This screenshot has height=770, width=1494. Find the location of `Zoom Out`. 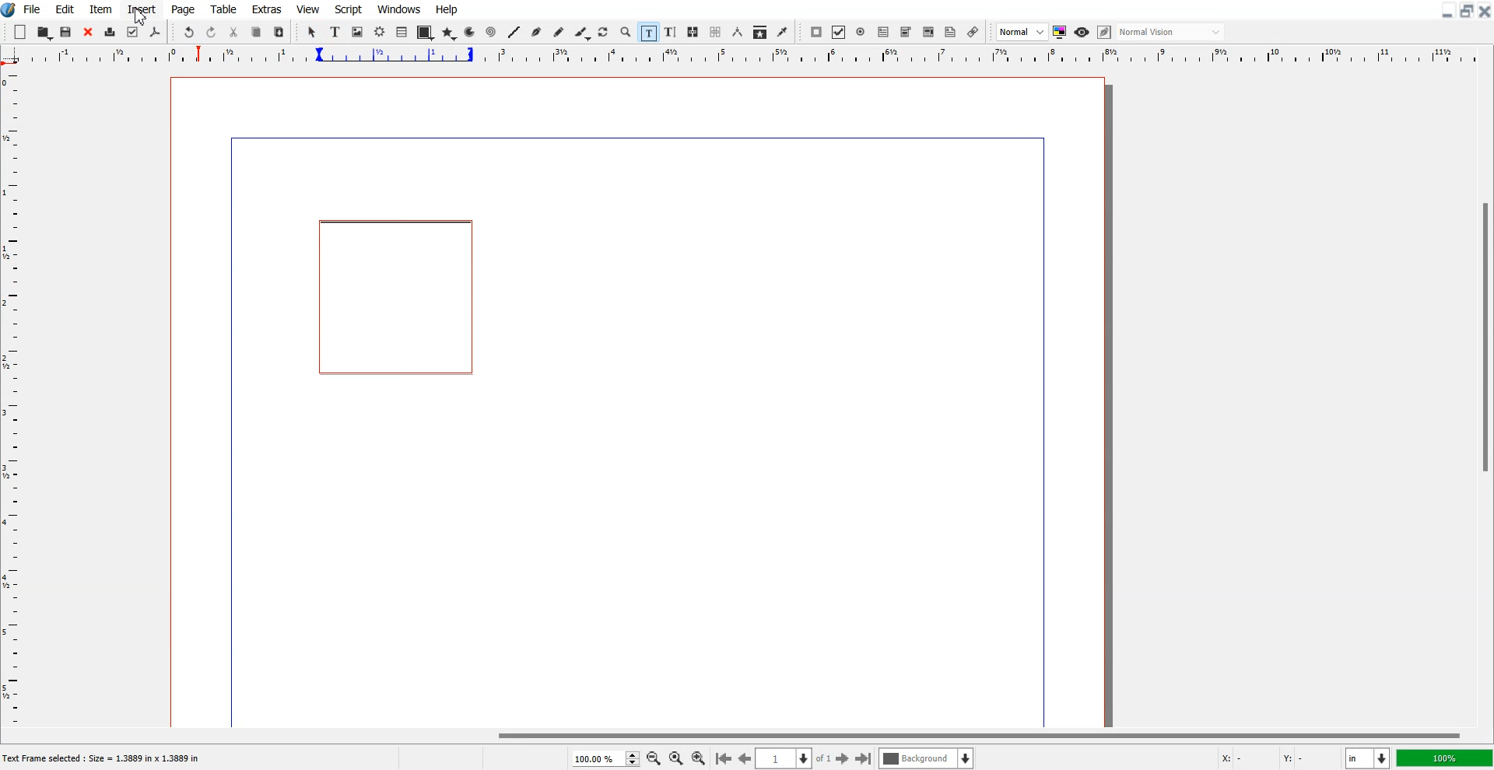

Zoom Out is located at coordinates (654, 759).